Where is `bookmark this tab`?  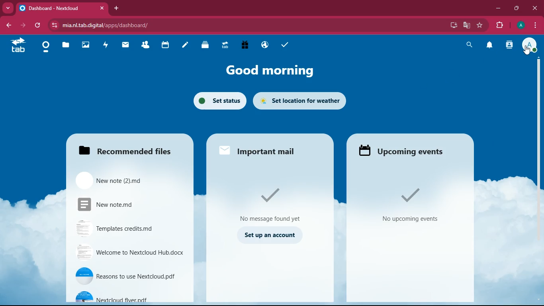 bookmark this tab is located at coordinates (480, 24).